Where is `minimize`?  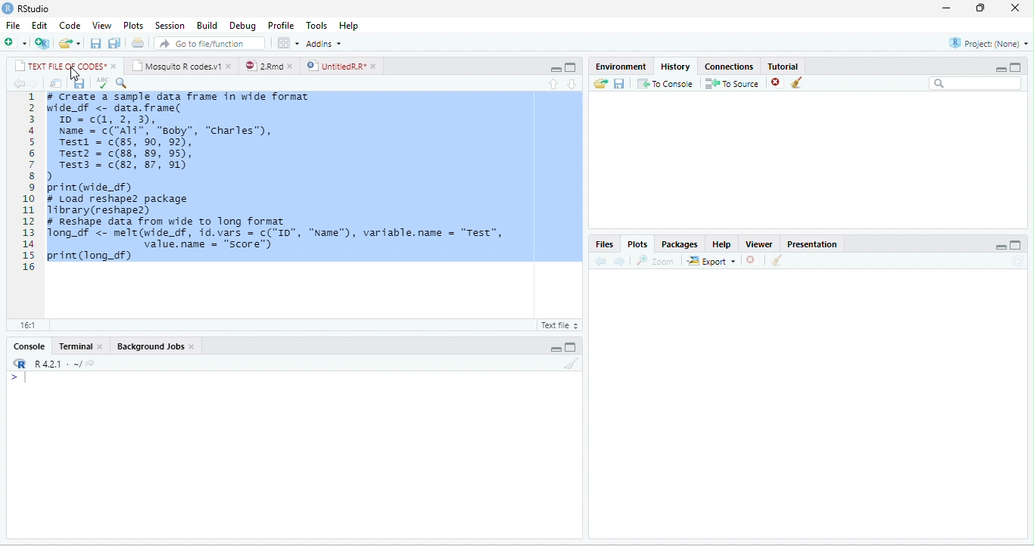
minimize is located at coordinates (1001, 69).